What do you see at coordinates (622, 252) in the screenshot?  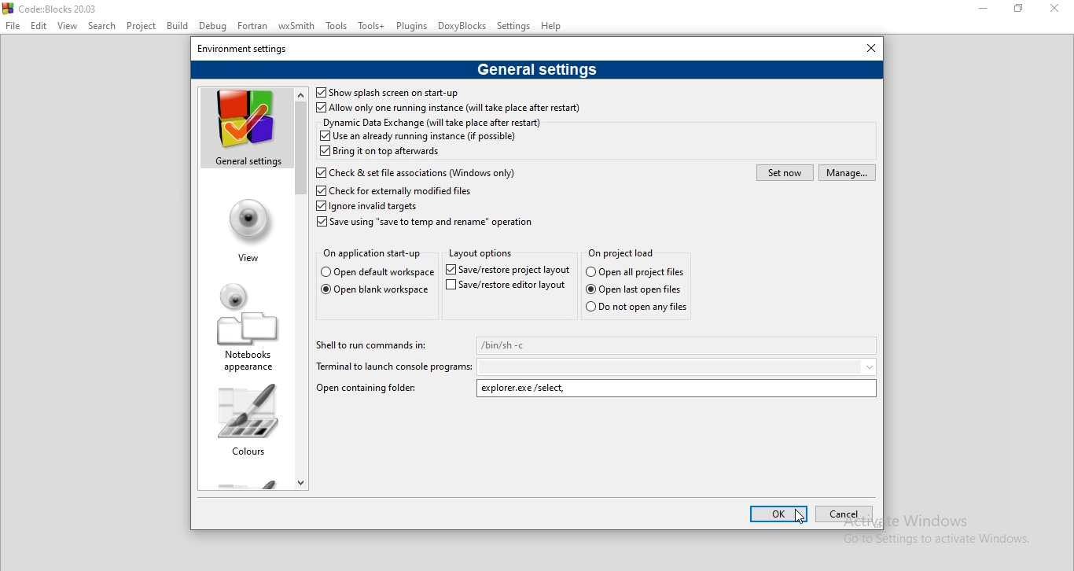 I see `On project load` at bounding box center [622, 252].